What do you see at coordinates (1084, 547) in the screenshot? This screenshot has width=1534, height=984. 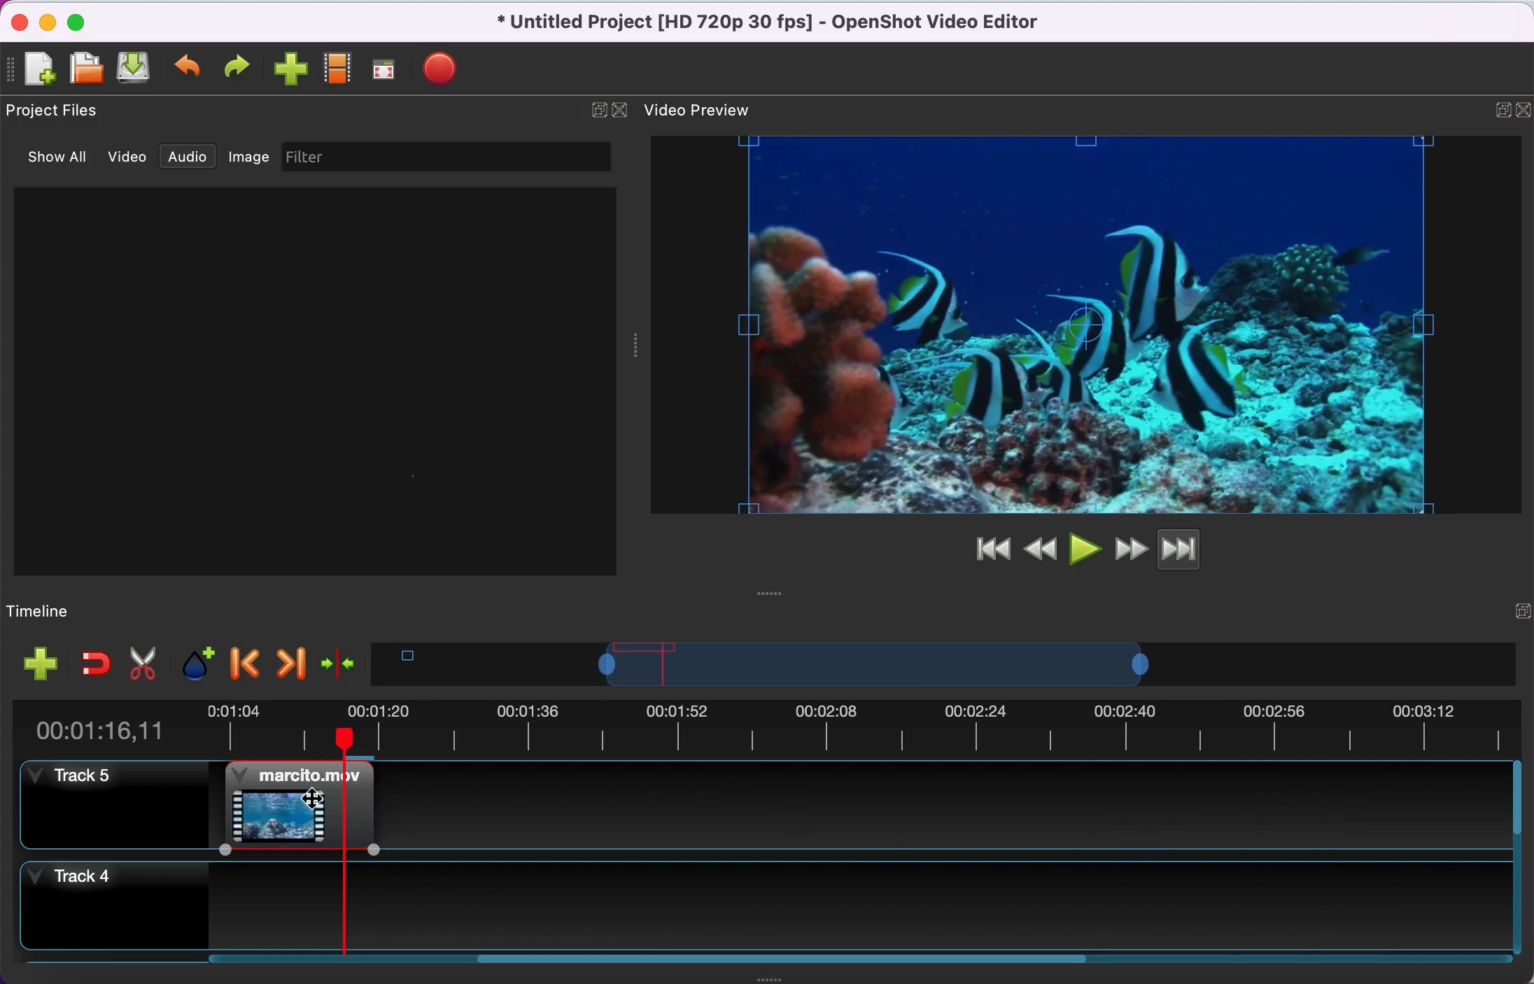 I see `play` at bounding box center [1084, 547].